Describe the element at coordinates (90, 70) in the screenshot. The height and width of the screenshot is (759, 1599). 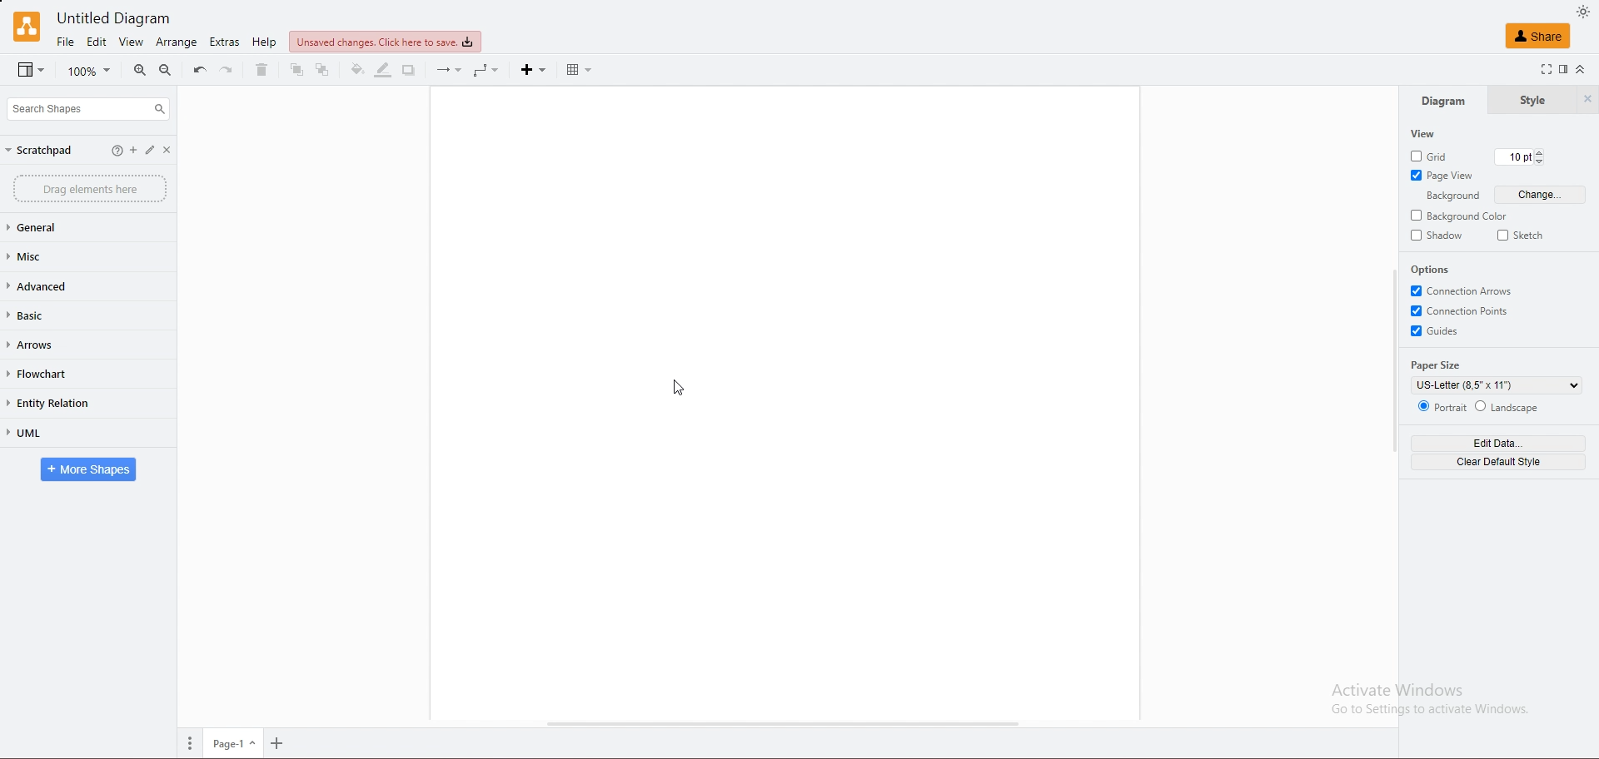
I see `zoom percentage` at that location.